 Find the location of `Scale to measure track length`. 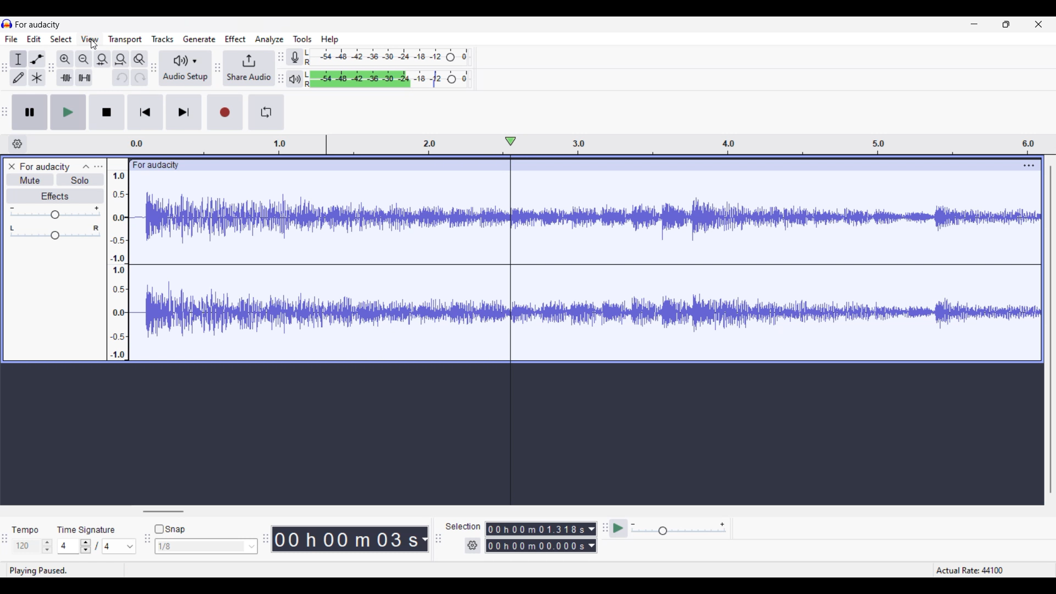

Scale to measure track length is located at coordinates (590, 145).